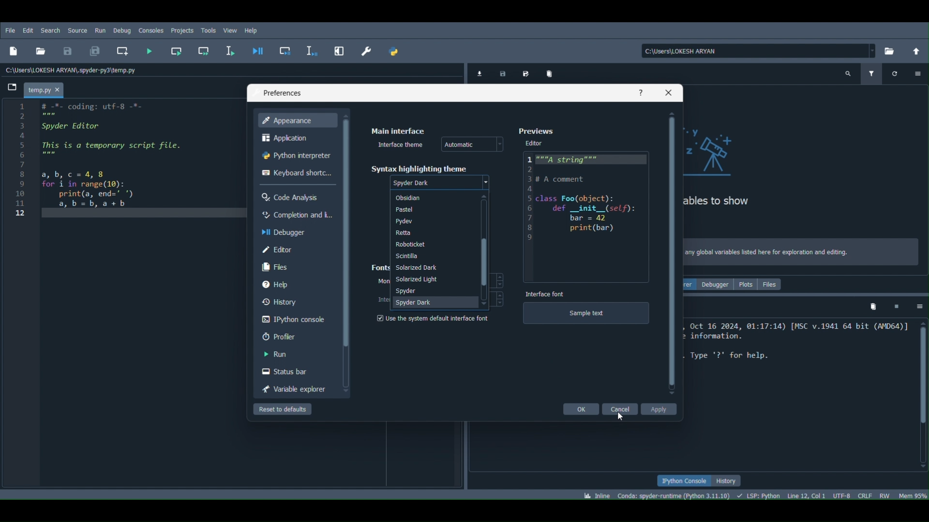 The width and height of the screenshot is (929, 522). I want to click on Browse tabs, so click(14, 87).